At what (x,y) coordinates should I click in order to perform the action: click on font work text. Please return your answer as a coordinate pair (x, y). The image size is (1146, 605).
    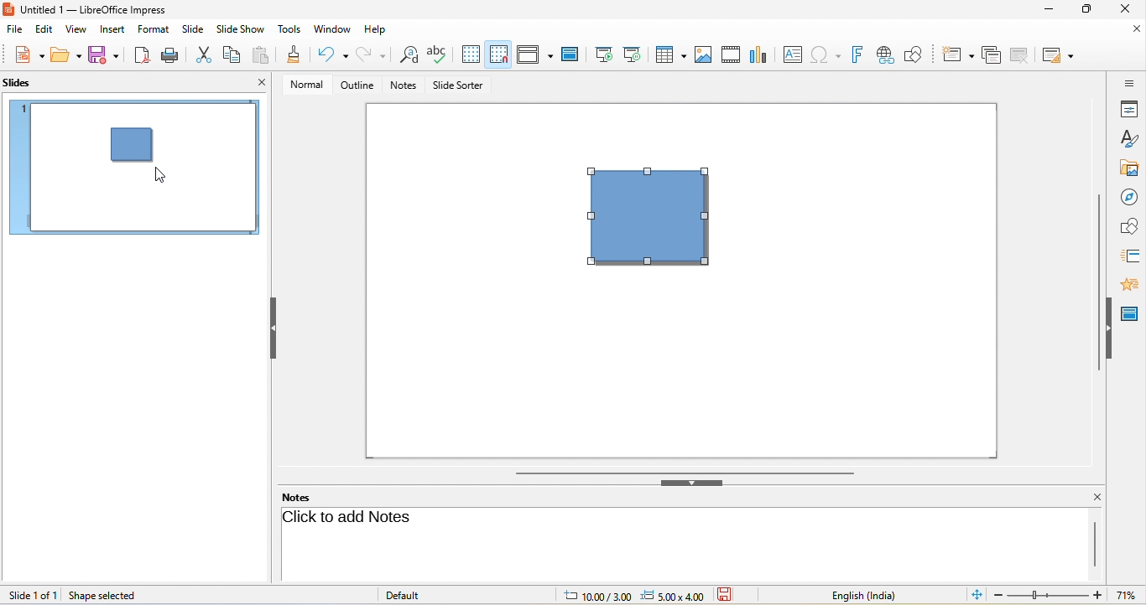
    Looking at the image, I should click on (861, 56).